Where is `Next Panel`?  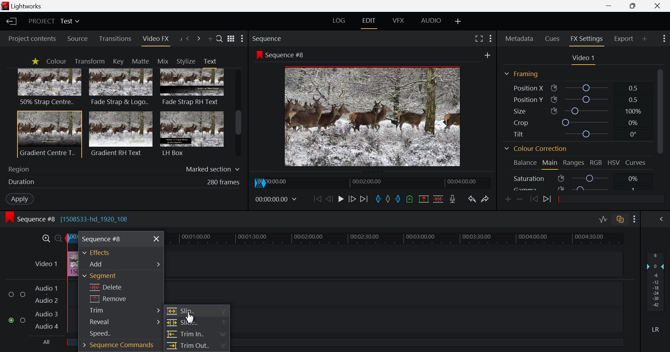 Next Panel is located at coordinates (199, 39).